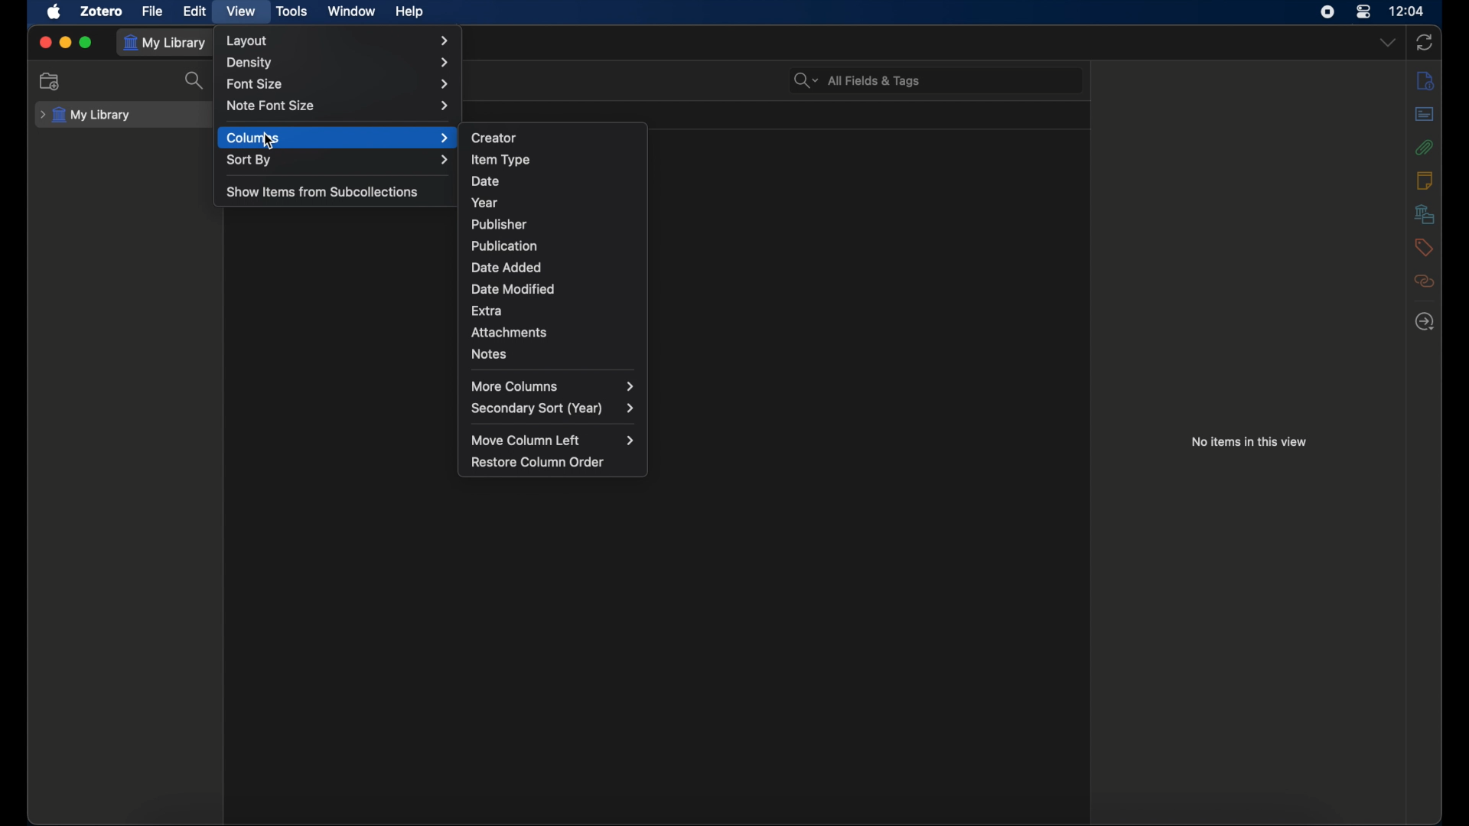 The height and width of the screenshot is (826, 1469). I want to click on notefont size, so click(341, 106).